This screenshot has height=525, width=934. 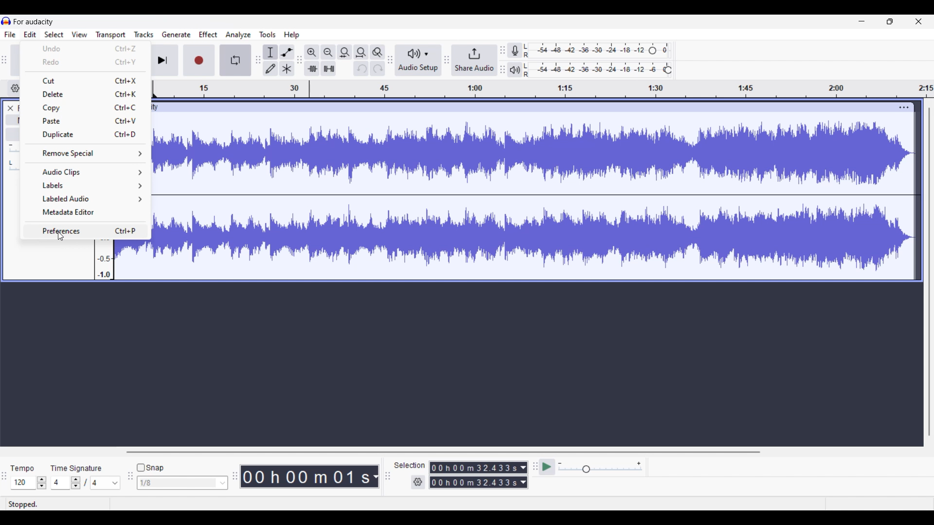 I want to click on Analyze menu, so click(x=238, y=35).